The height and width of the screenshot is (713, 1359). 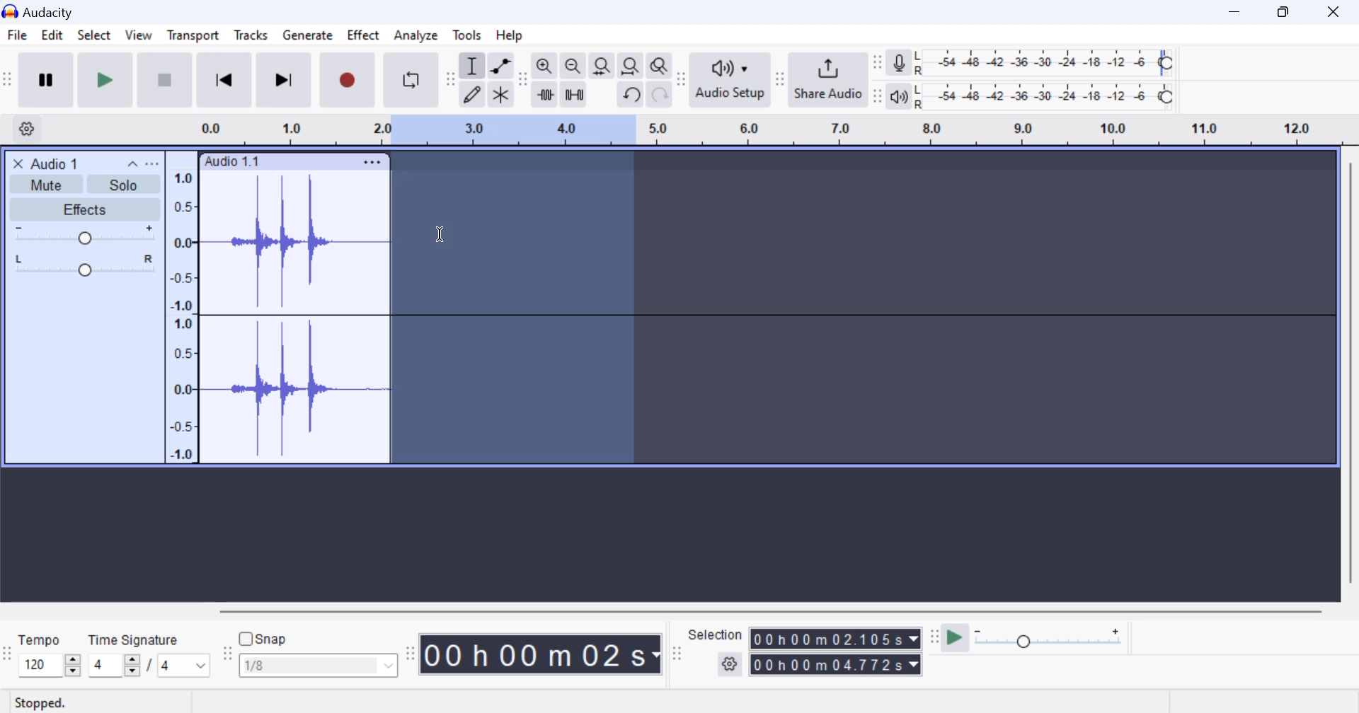 What do you see at coordinates (546, 94) in the screenshot?
I see `trim audio outside select` at bounding box center [546, 94].